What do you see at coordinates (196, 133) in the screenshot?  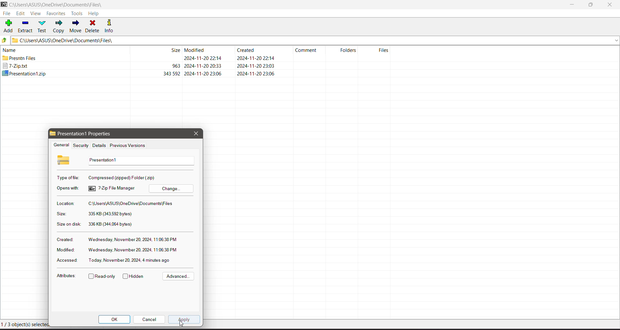 I see `Close` at bounding box center [196, 133].